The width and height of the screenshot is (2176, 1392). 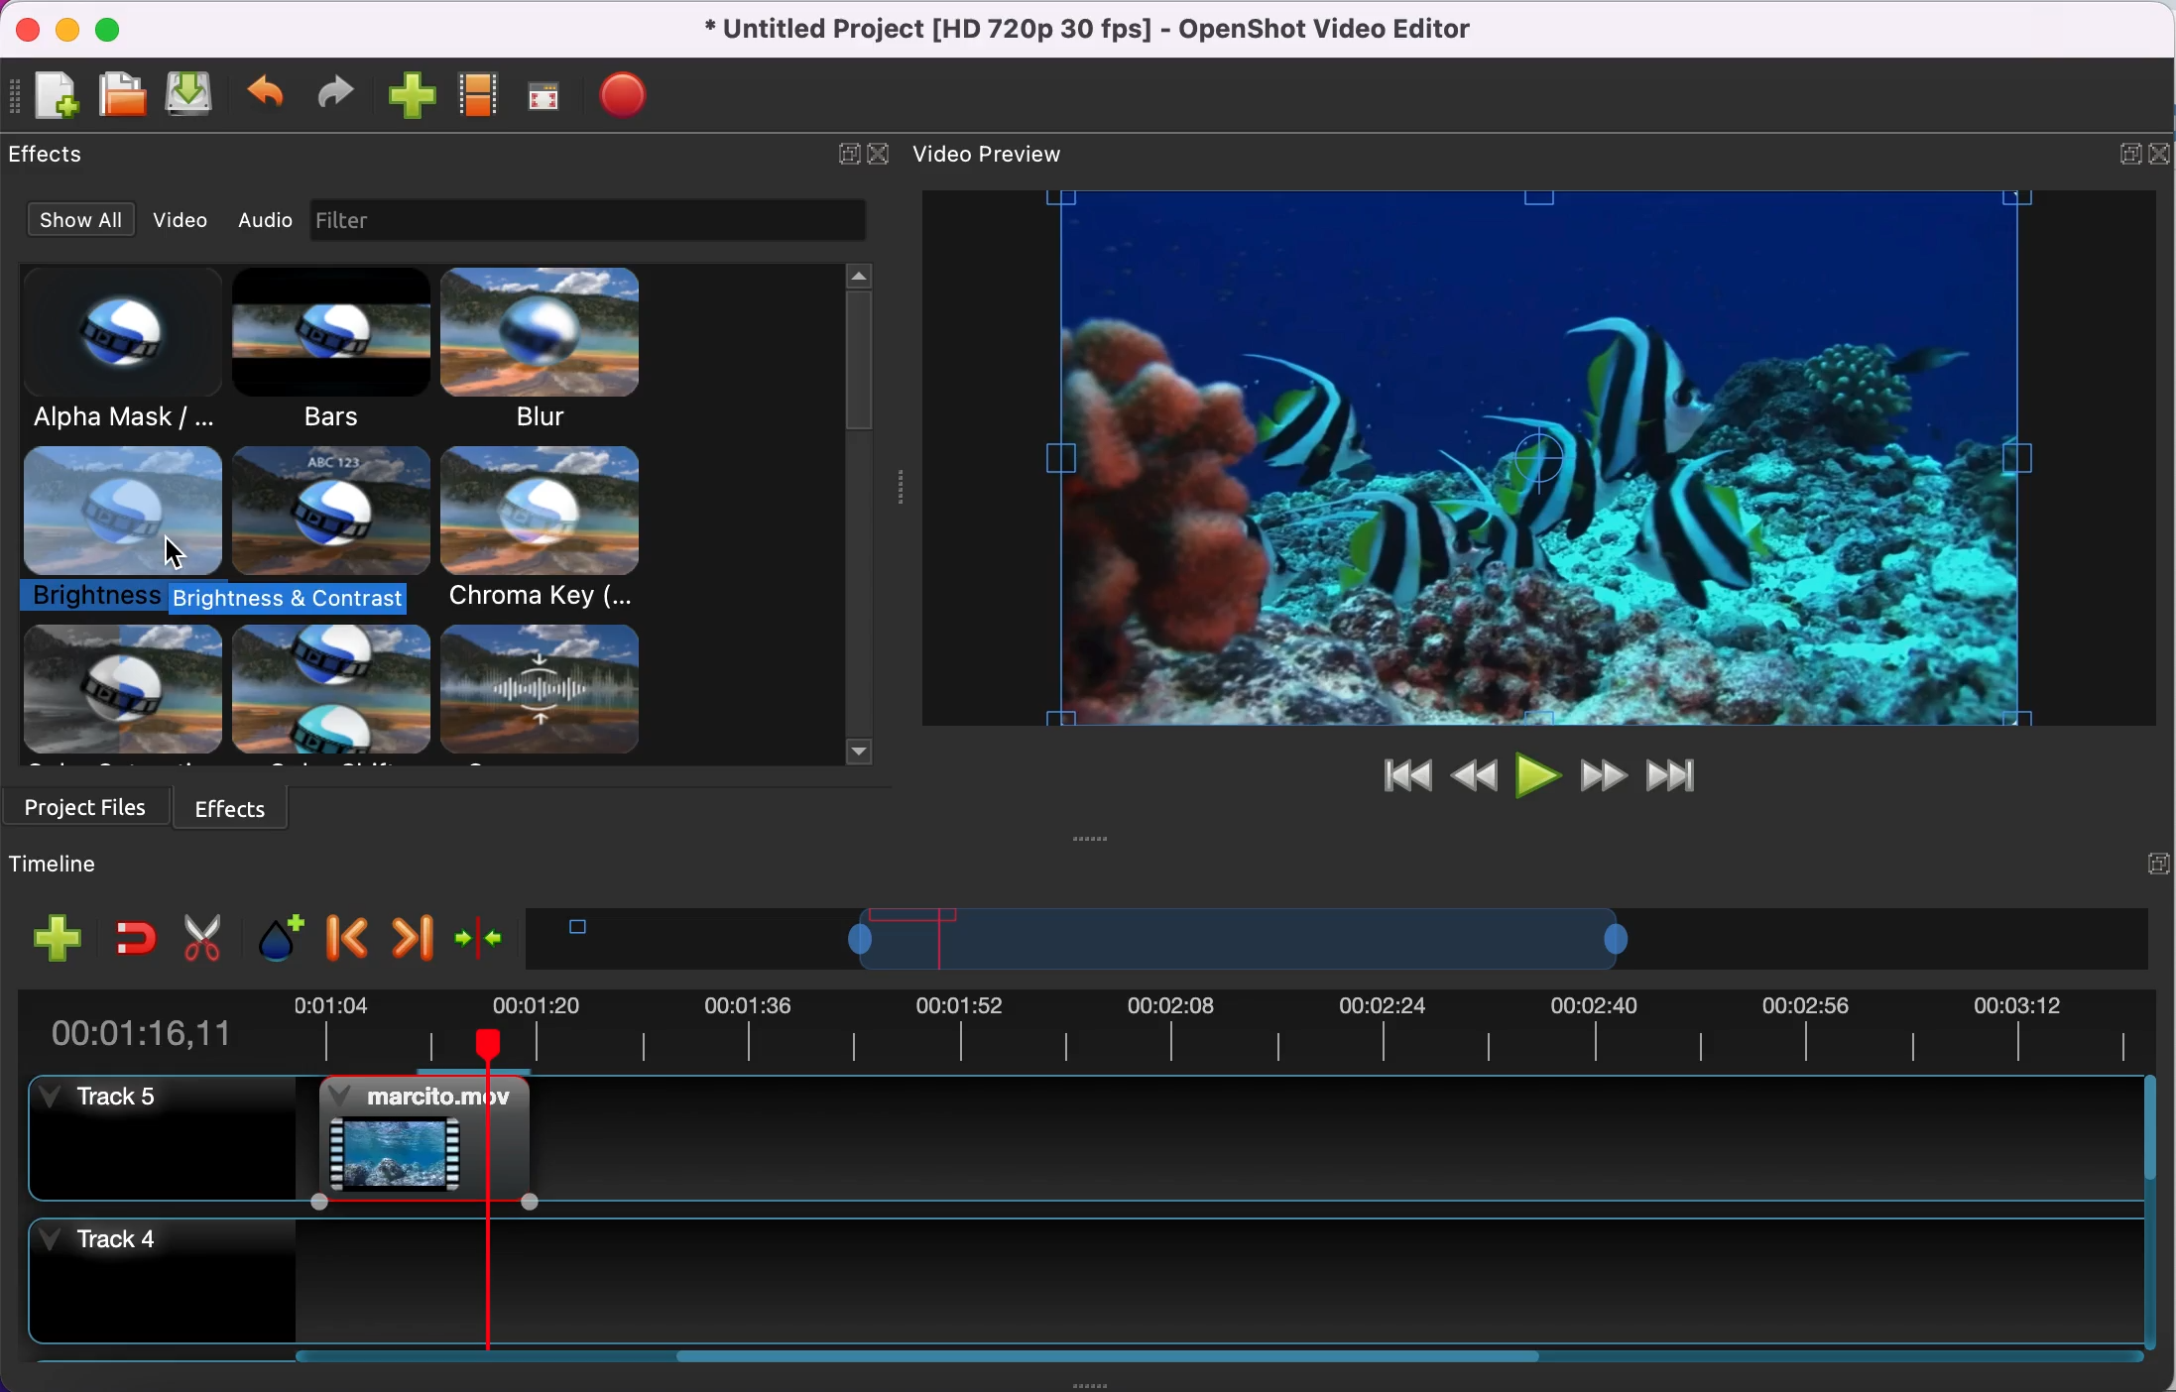 I want to click on play, so click(x=1537, y=775).